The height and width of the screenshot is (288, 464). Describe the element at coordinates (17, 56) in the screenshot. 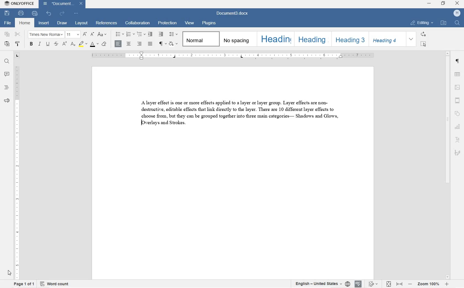

I see `tab` at that location.